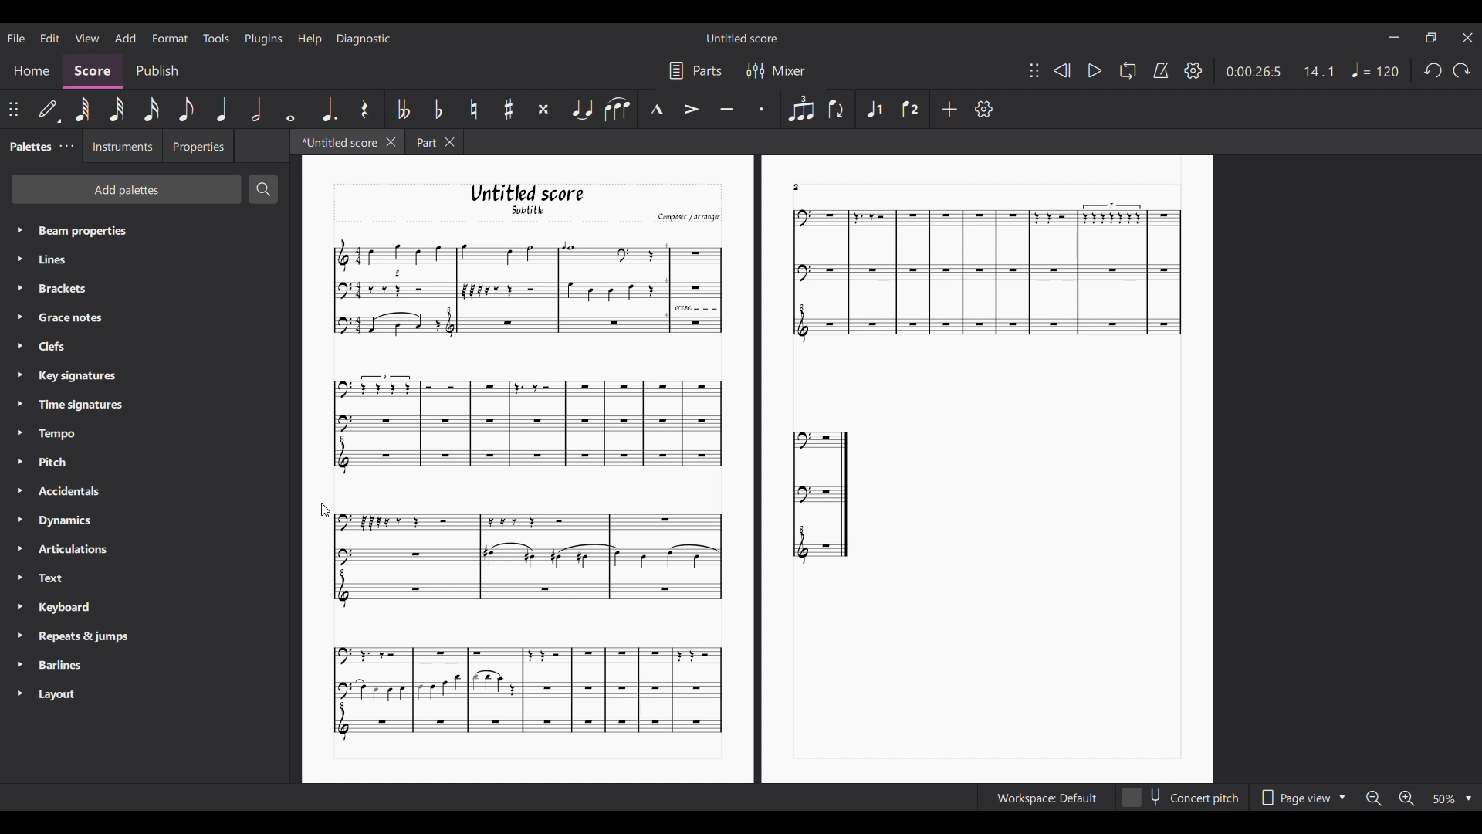  I want to click on Accent, so click(691, 109).